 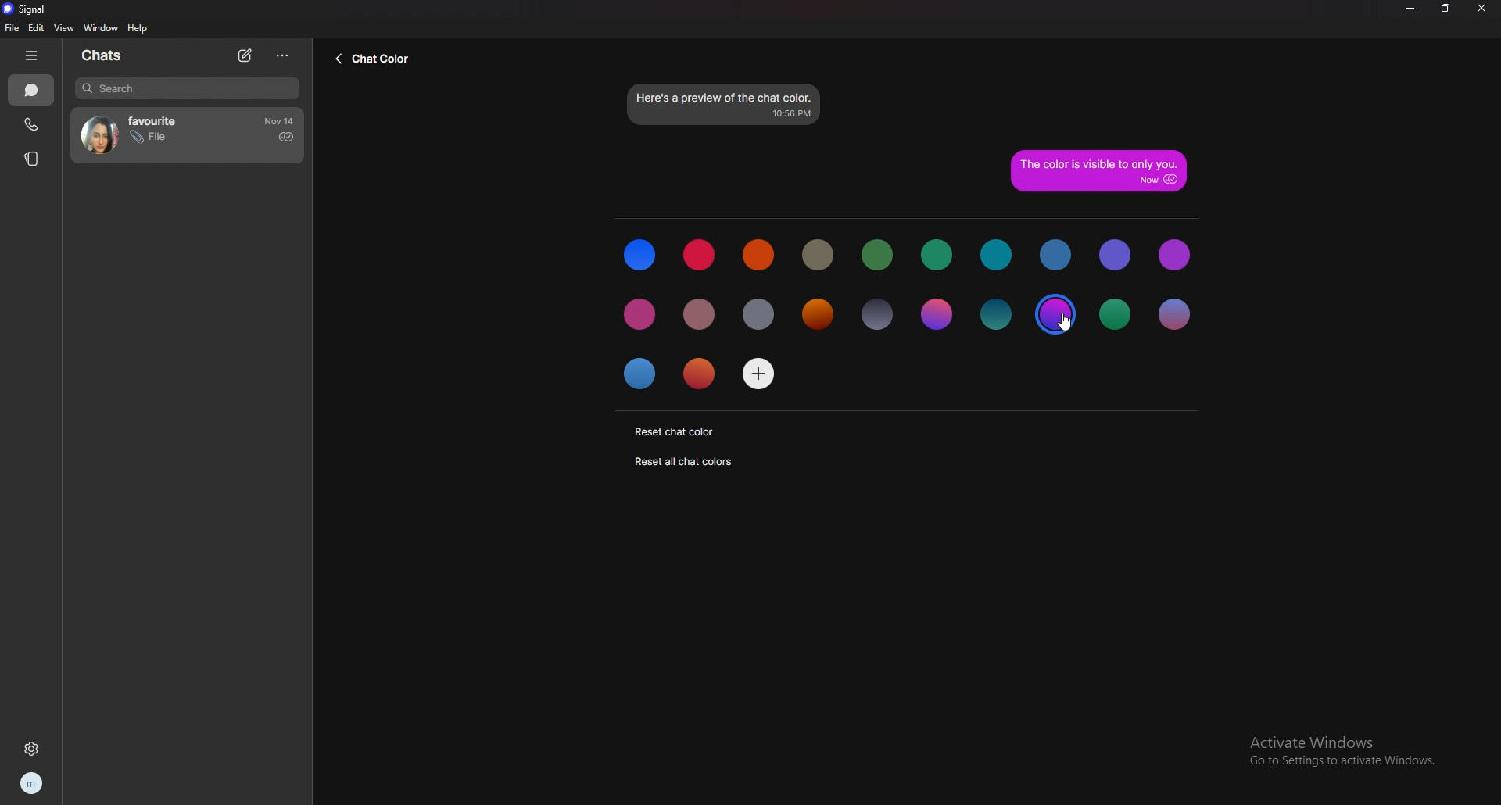 What do you see at coordinates (247, 55) in the screenshot?
I see `new chat` at bounding box center [247, 55].